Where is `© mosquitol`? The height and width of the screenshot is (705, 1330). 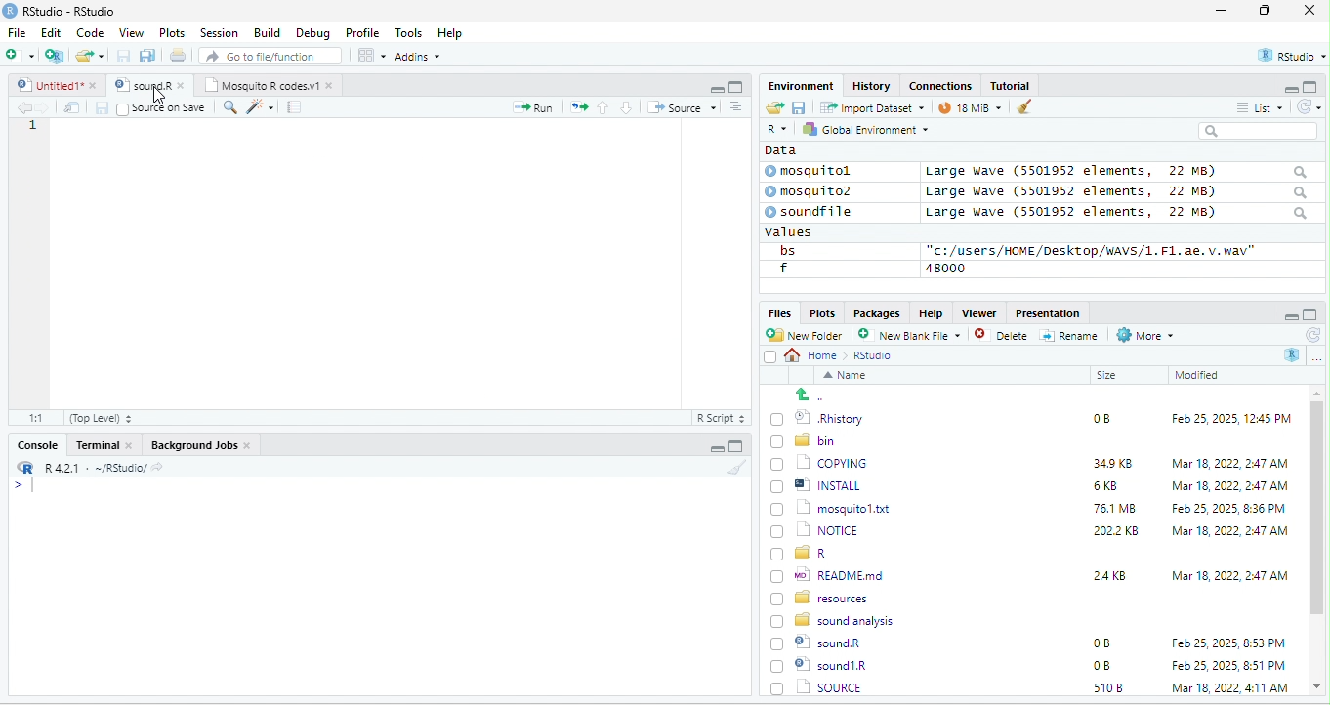 © mosquitol is located at coordinates (822, 171).